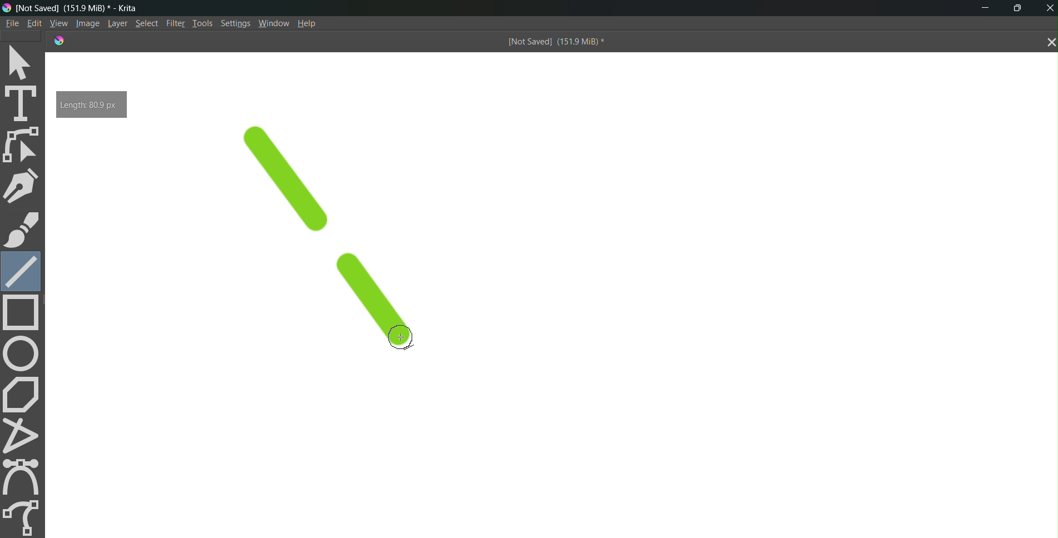 This screenshot has height=538, width=1058. What do you see at coordinates (23, 516) in the screenshot?
I see `freehand` at bounding box center [23, 516].